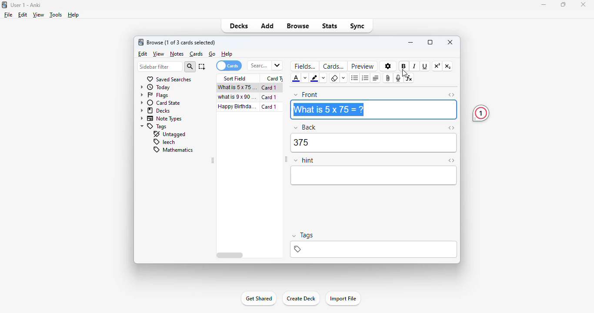  I want to click on today, so click(155, 87).